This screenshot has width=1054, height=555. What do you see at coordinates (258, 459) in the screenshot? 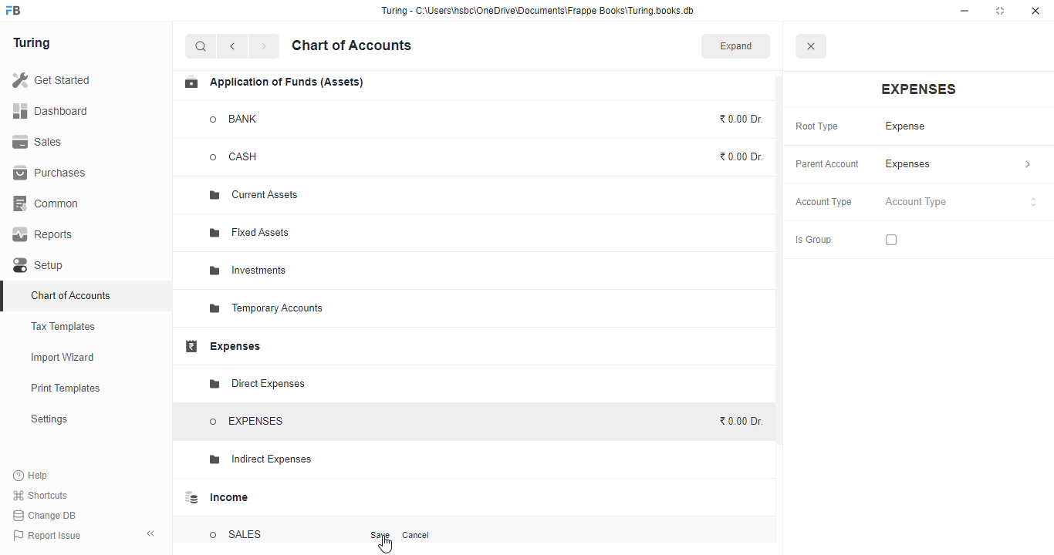
I see `indirect expenses` at bounding box center [258, 459].